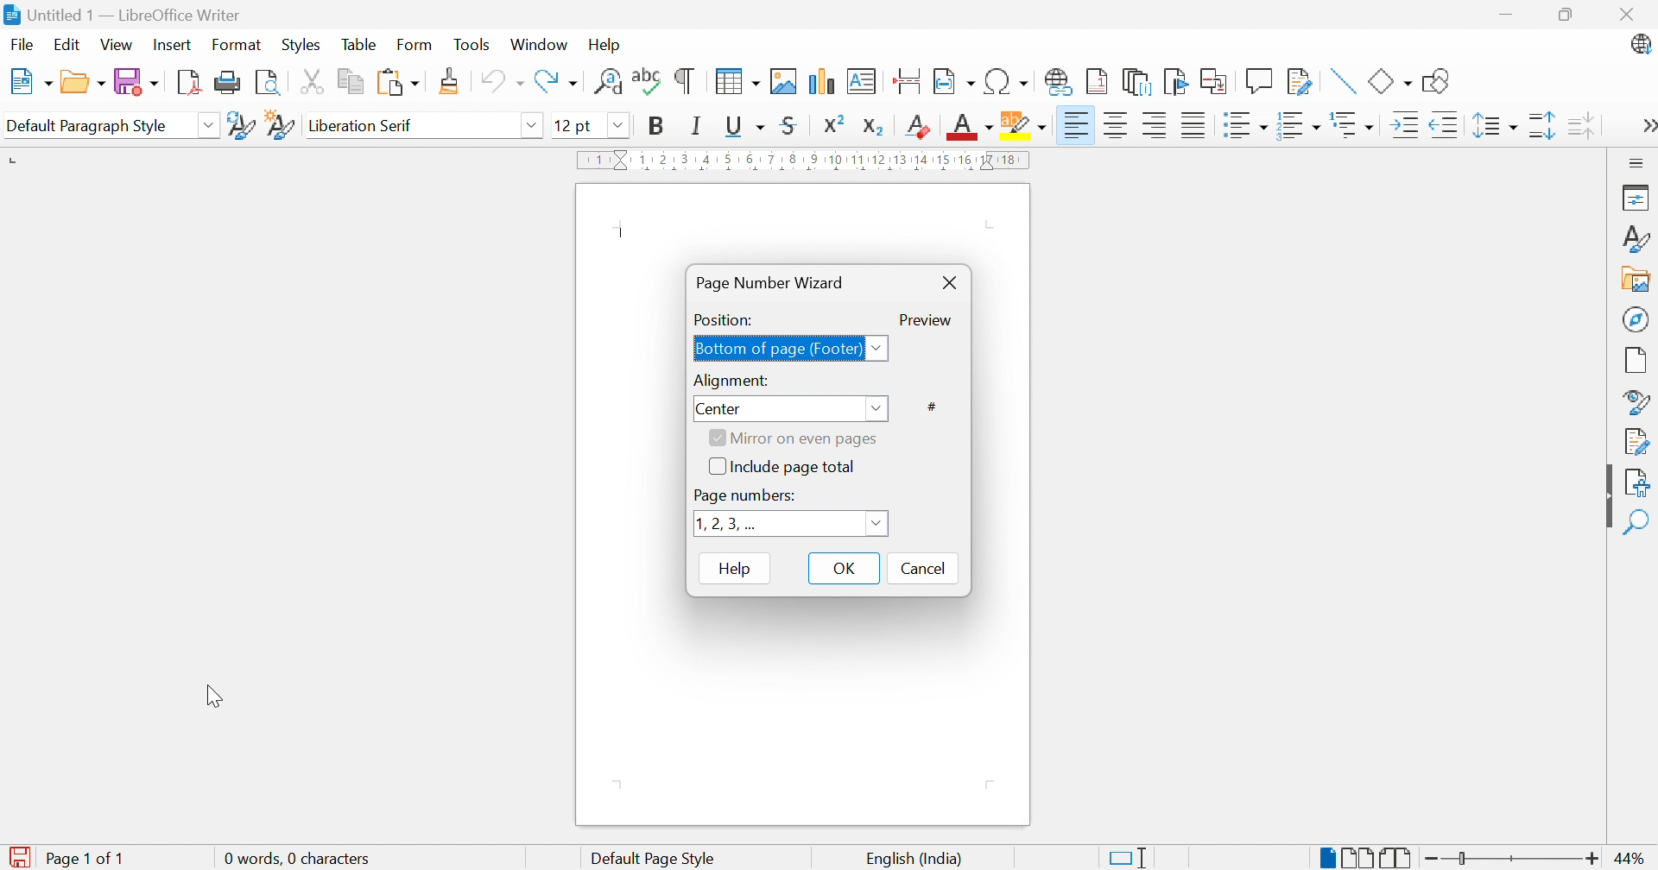  What do you see at coordinates (879, 349) in the screenshot?
I see `Drop down` at bounding box center [879, 349].